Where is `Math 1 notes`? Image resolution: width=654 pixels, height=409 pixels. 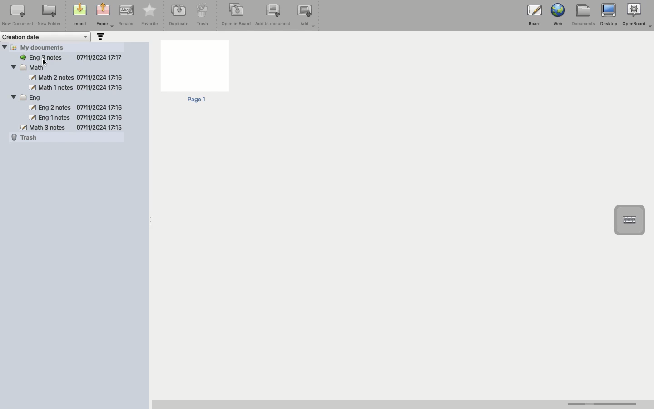
Math 1 notes is located at coordinates (74, 87).